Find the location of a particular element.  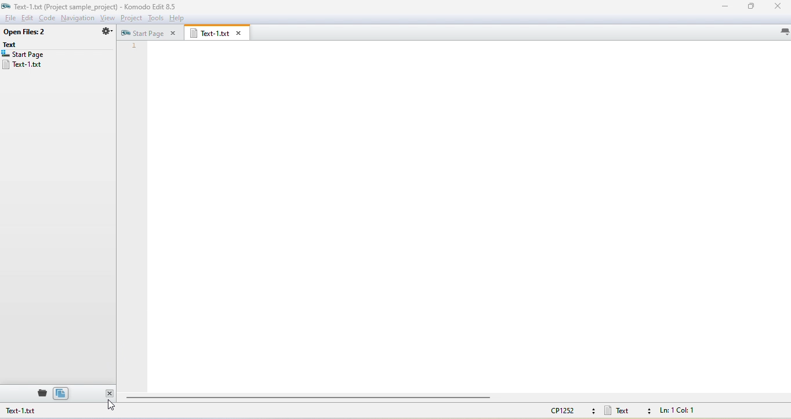

text-1.txt is located at coordinates (41, 411).